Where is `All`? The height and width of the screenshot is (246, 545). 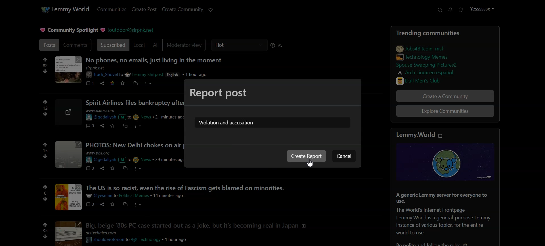
All is located at coordinates (156, 45).